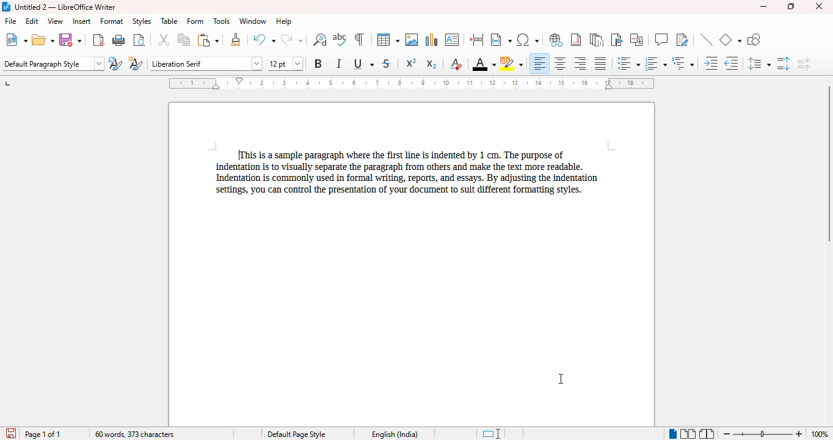  Describe the element at coordinates (484, 64) in the screenshot. I see `font color` at that location.